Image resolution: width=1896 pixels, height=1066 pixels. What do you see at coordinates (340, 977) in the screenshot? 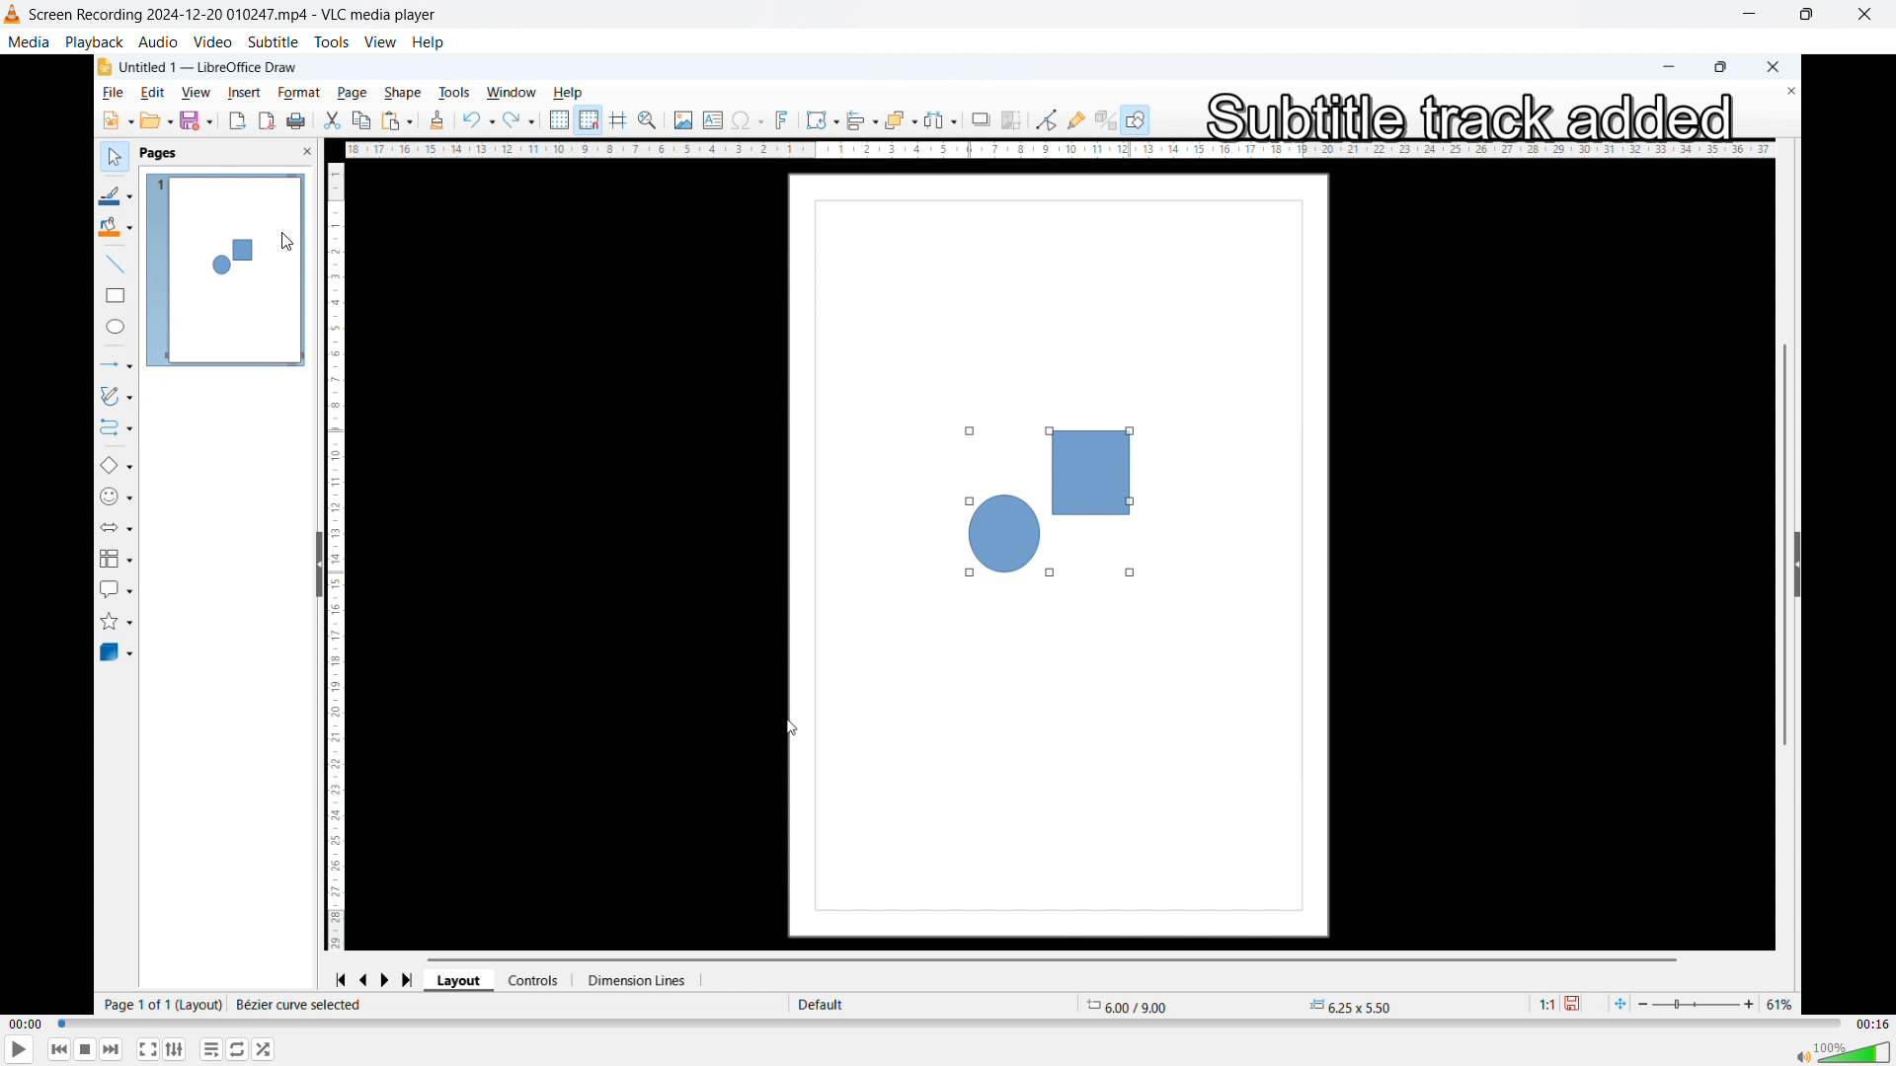
I see `first page` at bounding box center [340, 977].